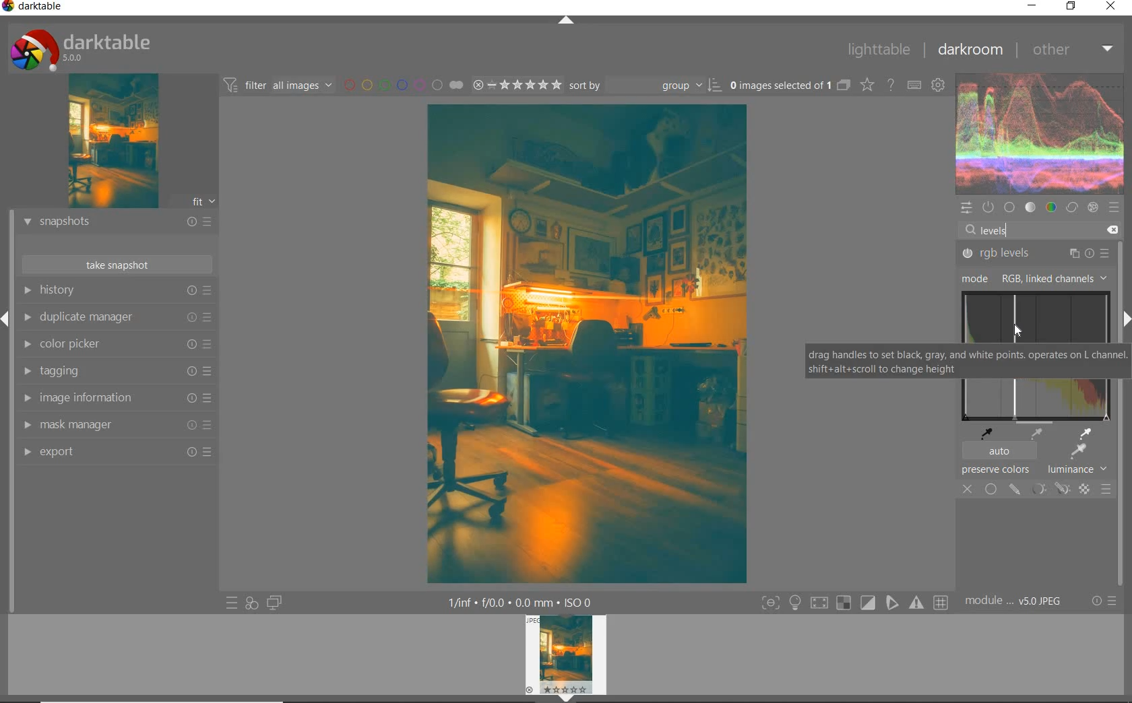 Image resolution: width=1132 pixels, height=703 pixels. I want to click on pick medium gray point from image, so click(1036, 434).